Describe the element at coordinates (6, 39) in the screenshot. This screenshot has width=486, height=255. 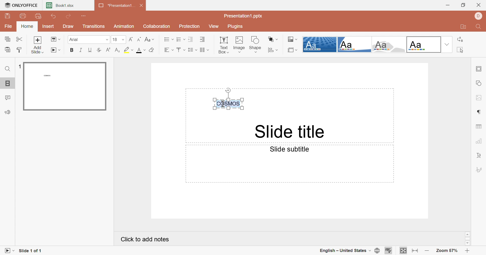
I see `Copy` at that location.